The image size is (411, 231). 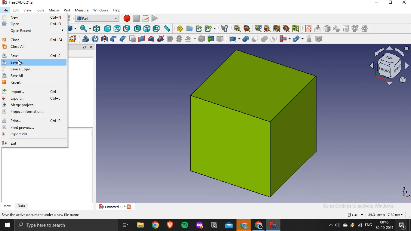 What do you see at coordinates (210, 28) in the screenshot?
I see `make sublink` at bounding box center [210, 28].